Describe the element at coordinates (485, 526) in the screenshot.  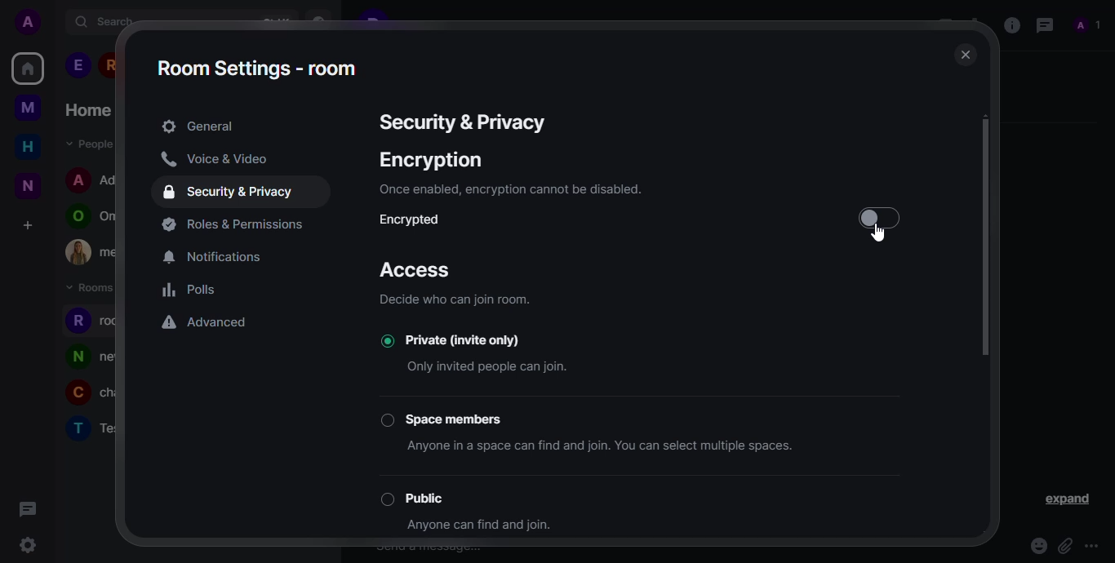
I see `info- anyone can find and join` at that location.